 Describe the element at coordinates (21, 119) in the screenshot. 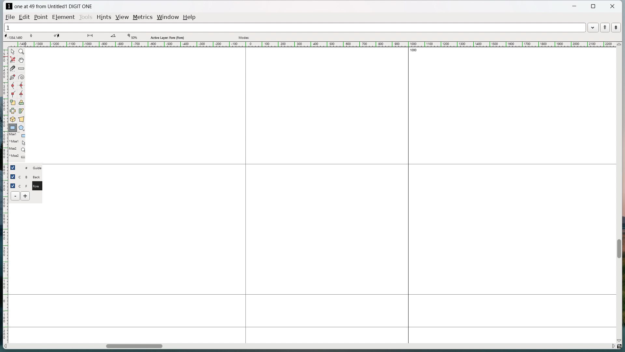

I see `perspective transformation` at that location.